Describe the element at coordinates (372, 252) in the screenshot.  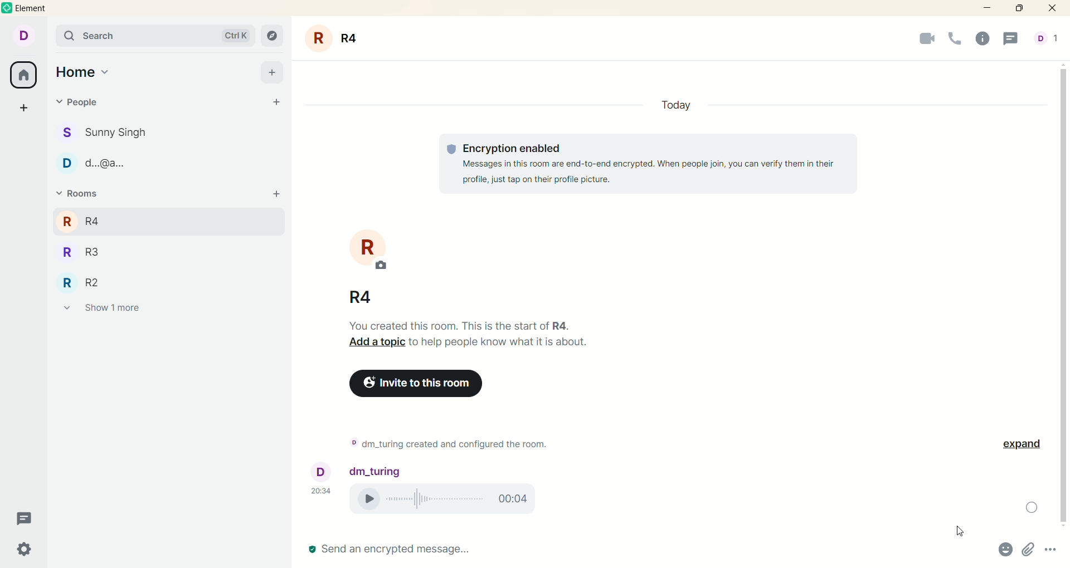
I see `room` at that location.